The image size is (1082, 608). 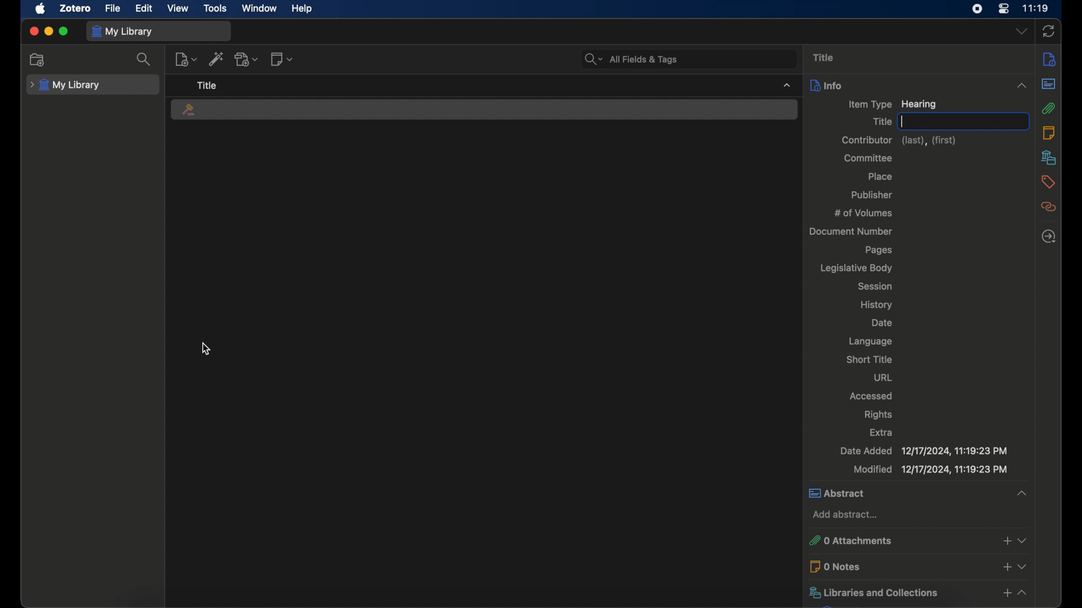 I want to click on pages, so click(x=880, y=250).